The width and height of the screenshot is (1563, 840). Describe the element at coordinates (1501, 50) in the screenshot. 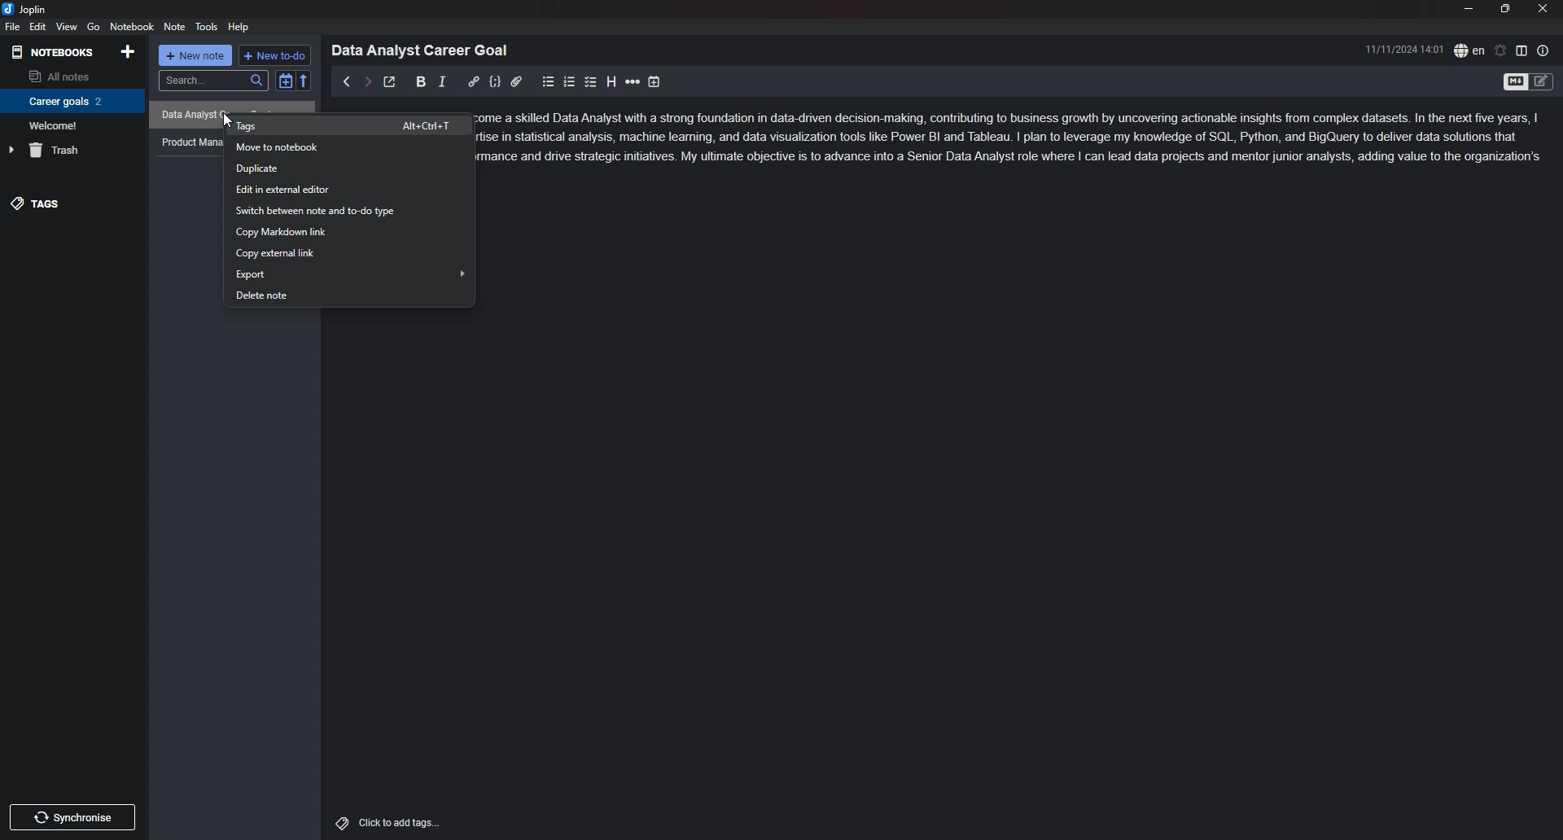

I see `set alarm` at that location.